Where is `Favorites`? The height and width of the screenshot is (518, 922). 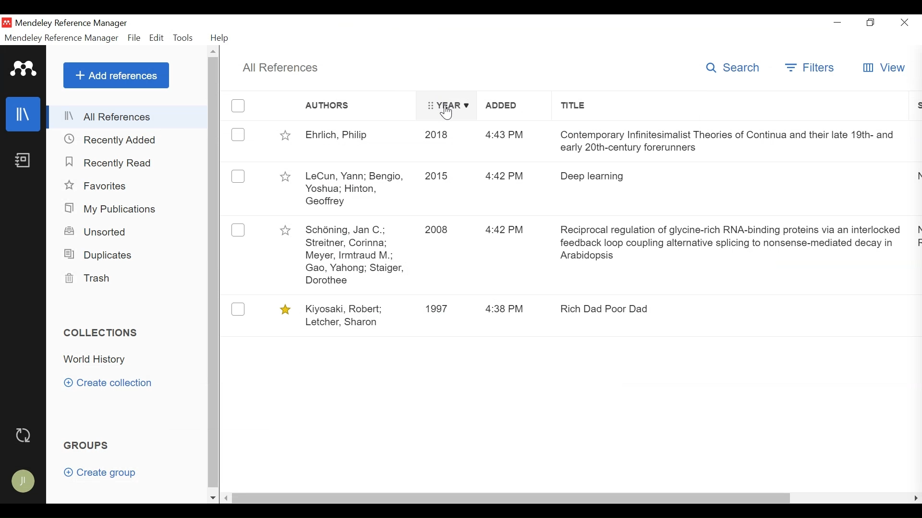
Favorites is located at coordinates (97, 185).